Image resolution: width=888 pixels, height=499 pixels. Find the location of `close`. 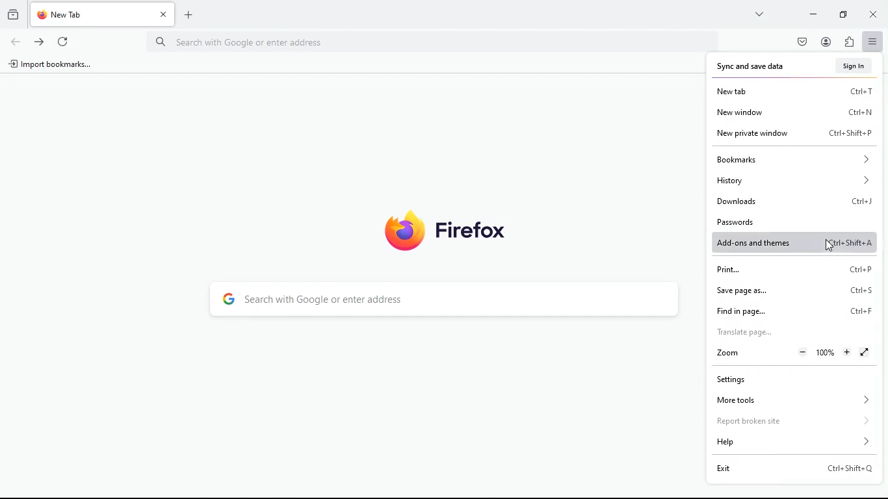

close is located at coordinates (874, 14).